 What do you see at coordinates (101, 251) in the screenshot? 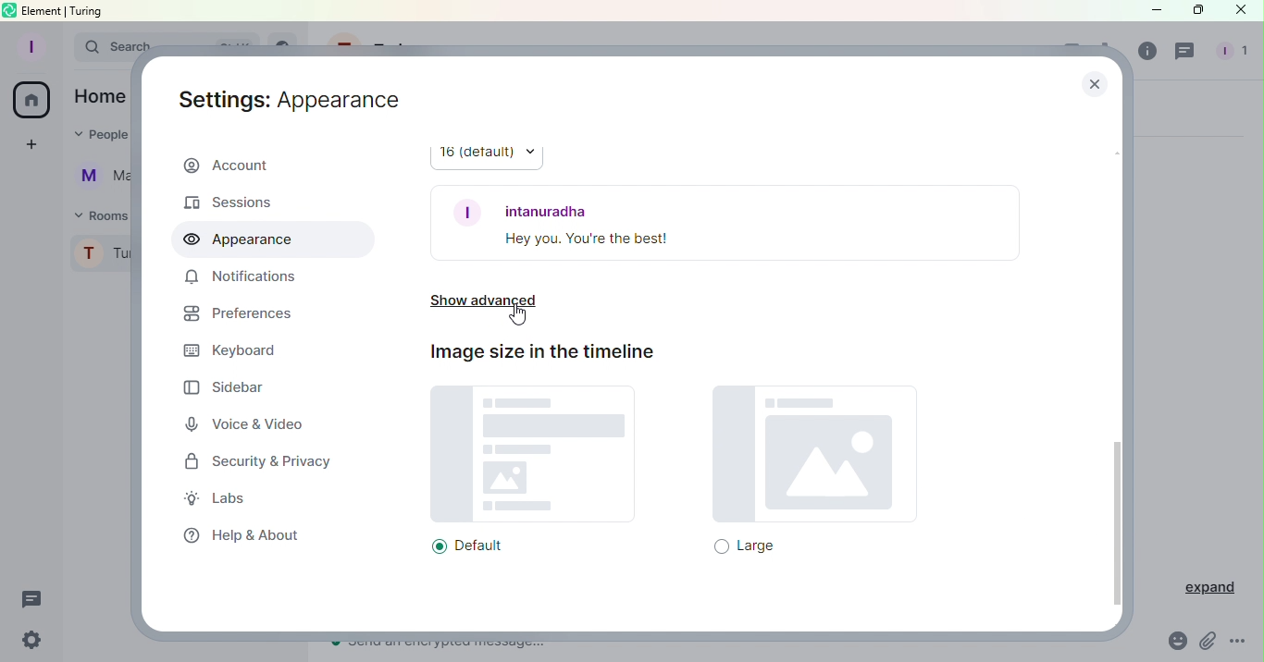
I see `Turing` at bounding box center [101, 251].